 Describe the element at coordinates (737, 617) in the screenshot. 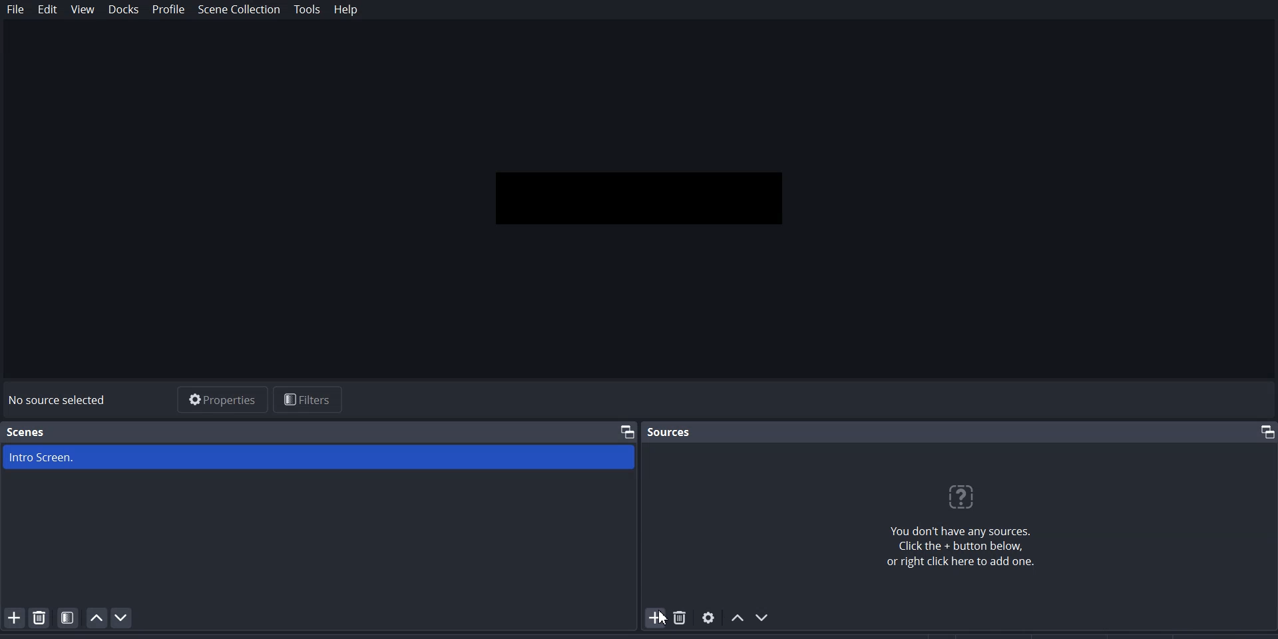

I see `Move Source Up` at that location.